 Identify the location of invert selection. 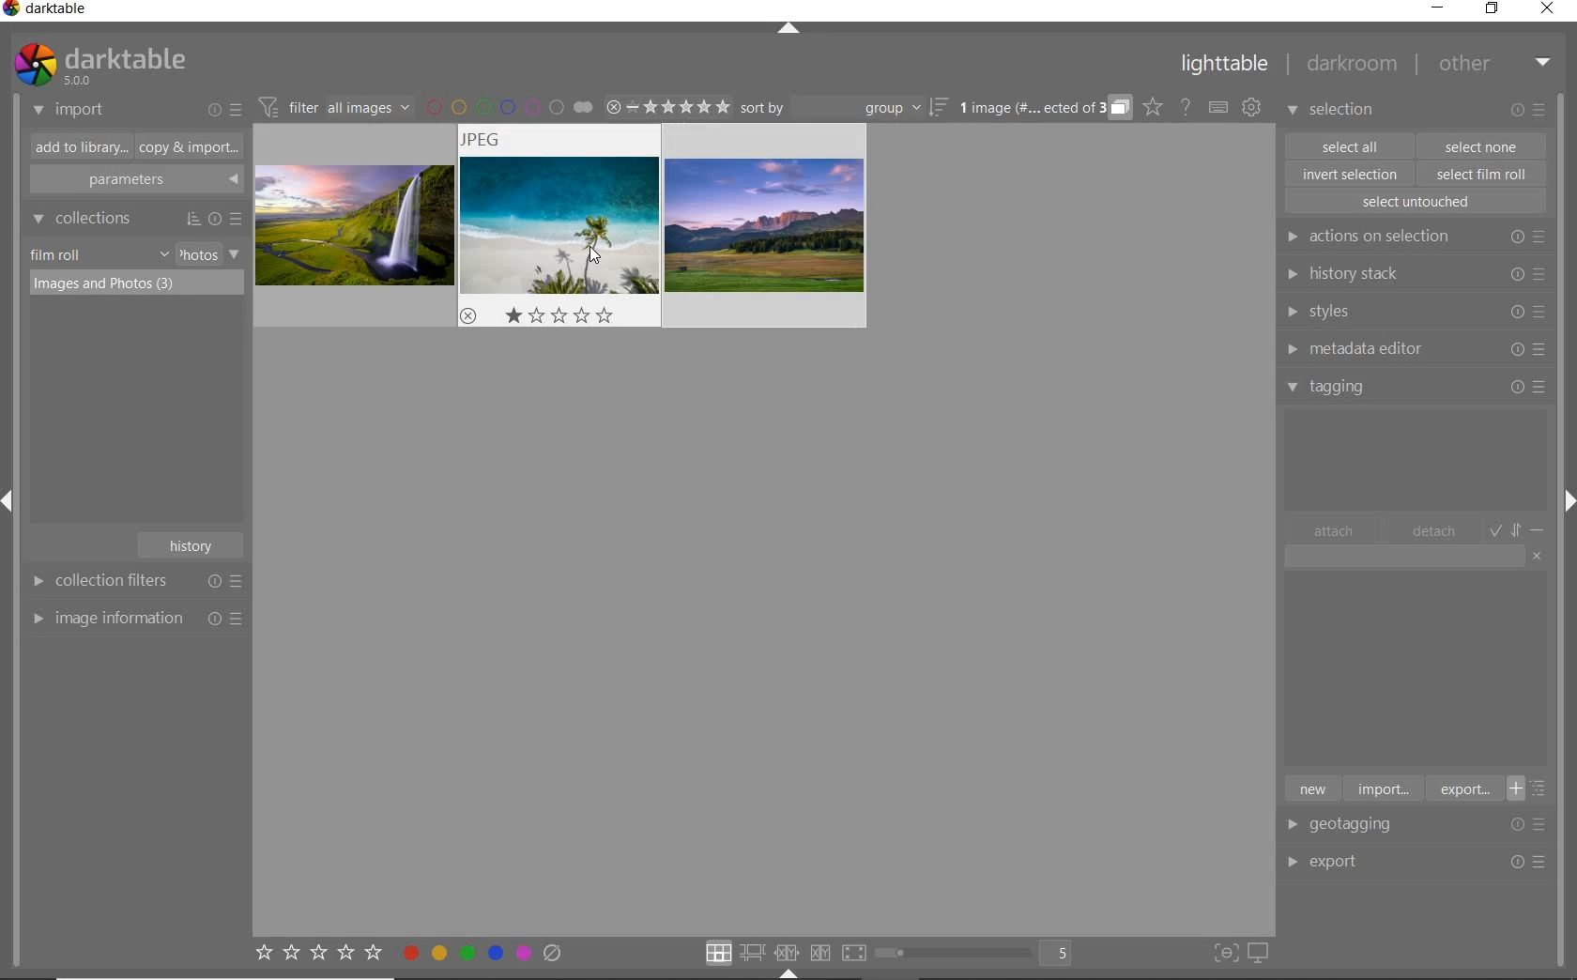
(1352, 174).